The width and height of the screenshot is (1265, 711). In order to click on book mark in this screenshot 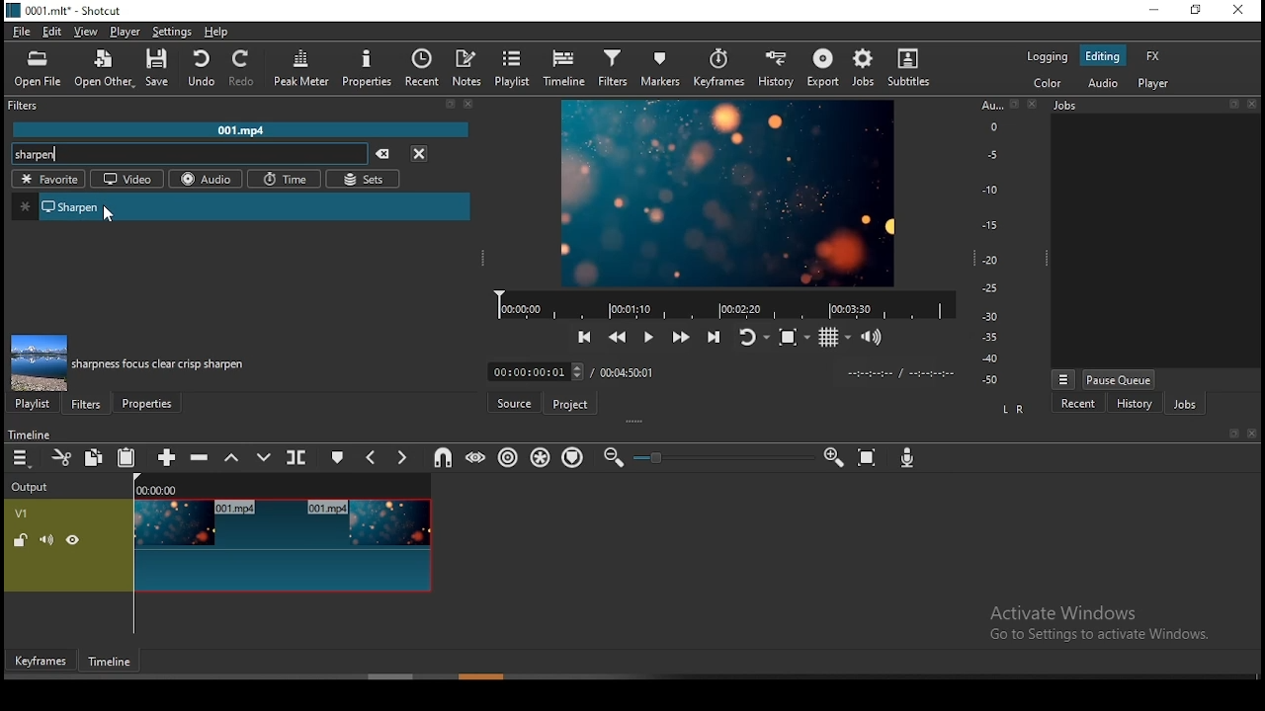, I will do `click(1232, 434)`.